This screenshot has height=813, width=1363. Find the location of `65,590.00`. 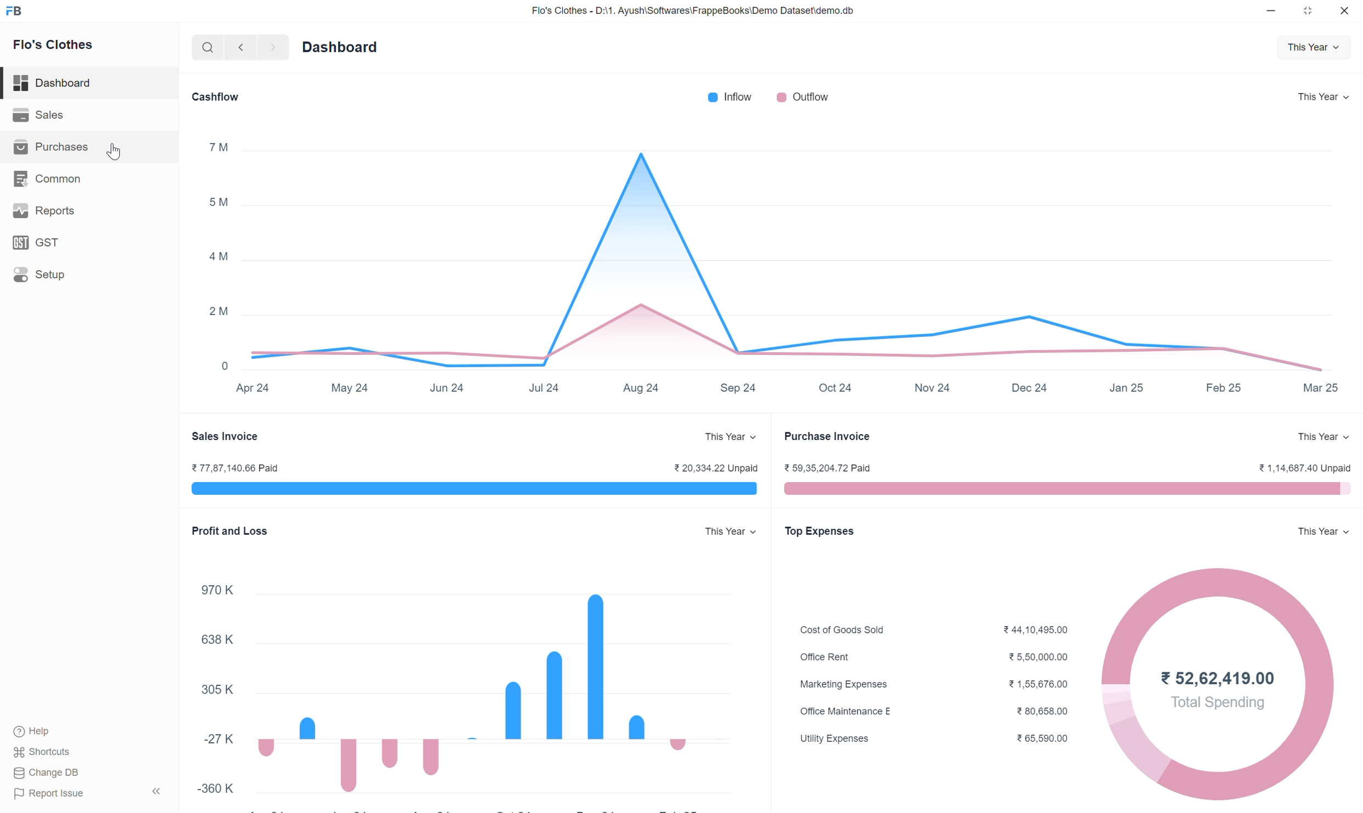

65,590.00 is located at coordinates (1042, 738).